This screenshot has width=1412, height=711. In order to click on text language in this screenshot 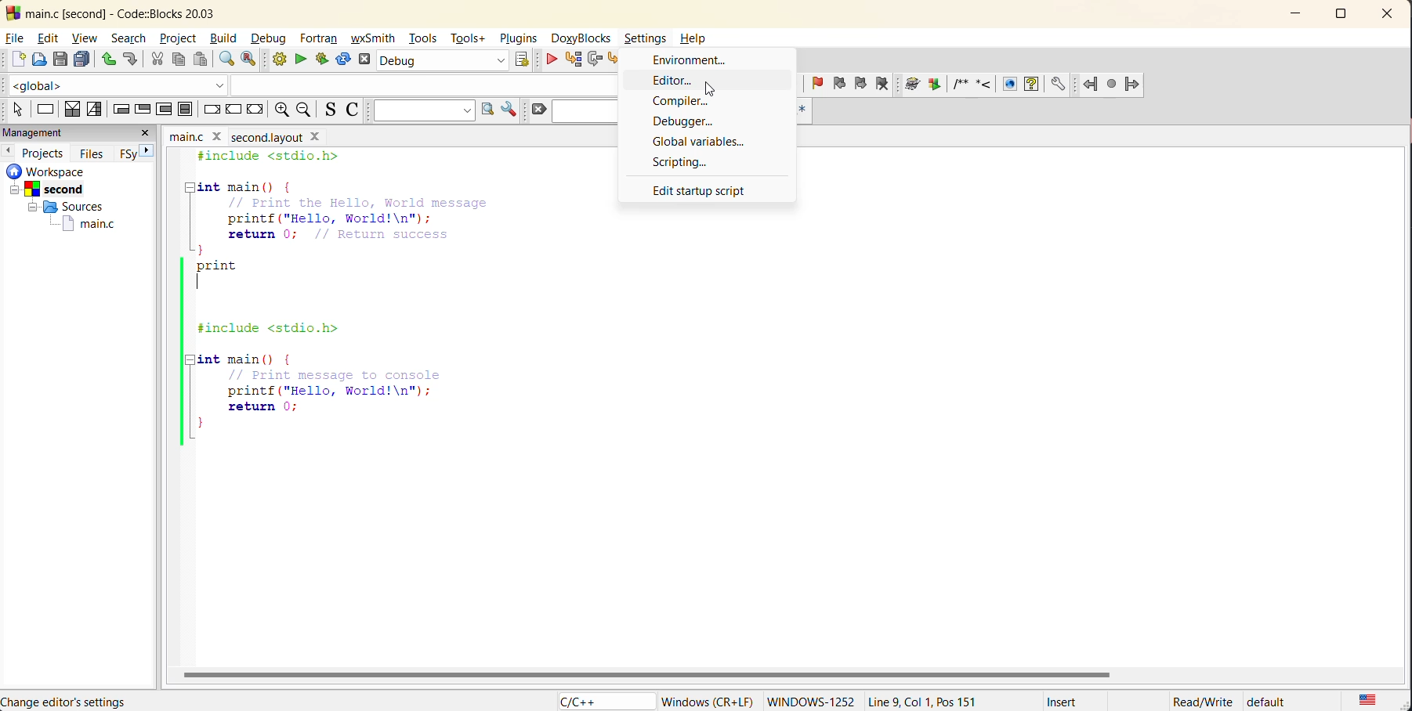, I will do `click(1367, 699)`.